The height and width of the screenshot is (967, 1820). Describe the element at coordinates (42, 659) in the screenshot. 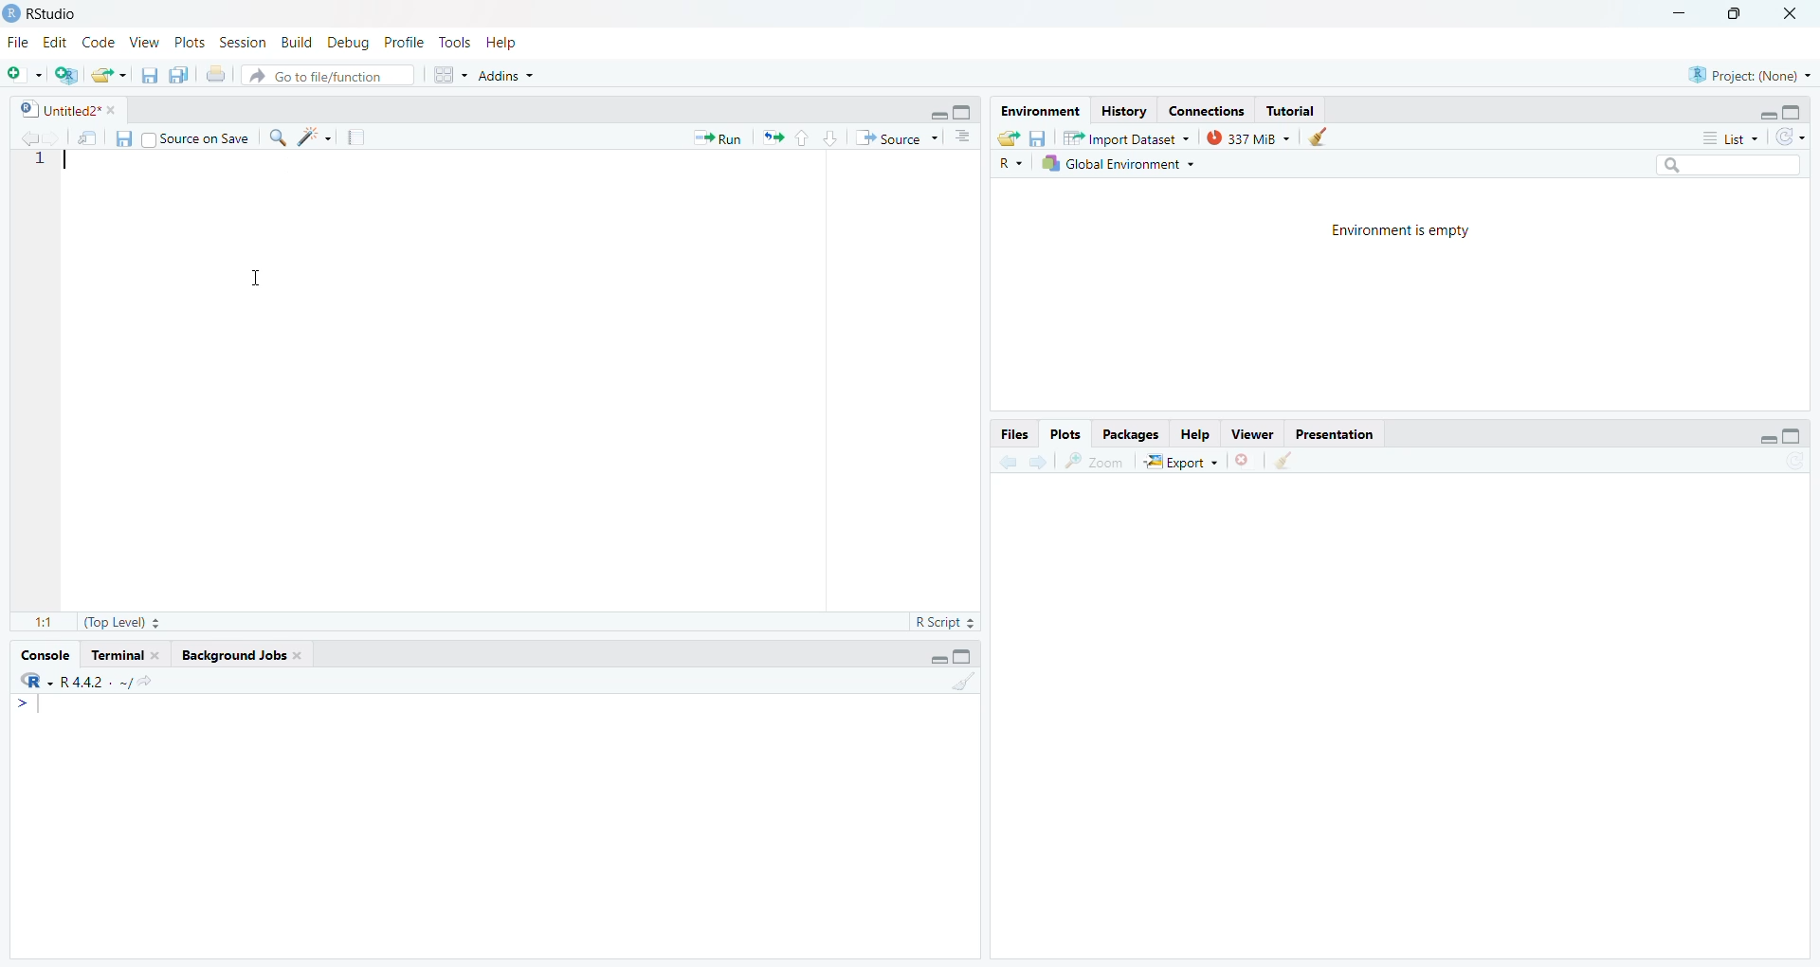

I see `Console` at that location.